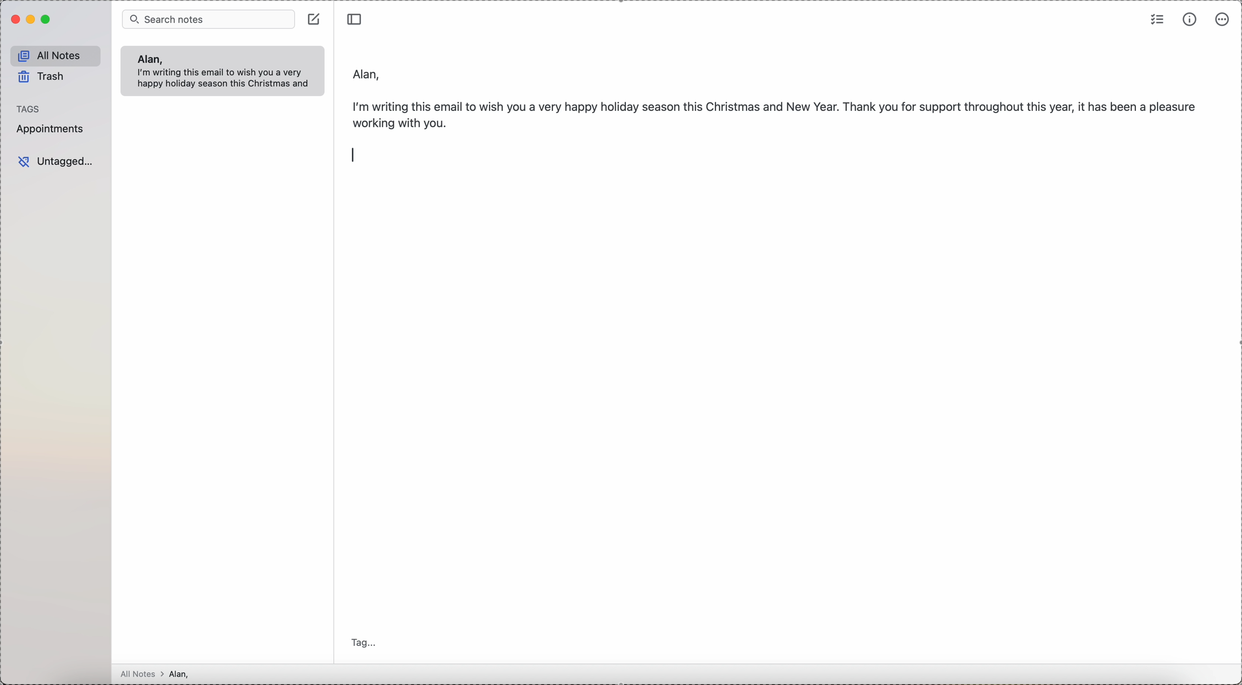  I want to click on tags, so click(29, 108).